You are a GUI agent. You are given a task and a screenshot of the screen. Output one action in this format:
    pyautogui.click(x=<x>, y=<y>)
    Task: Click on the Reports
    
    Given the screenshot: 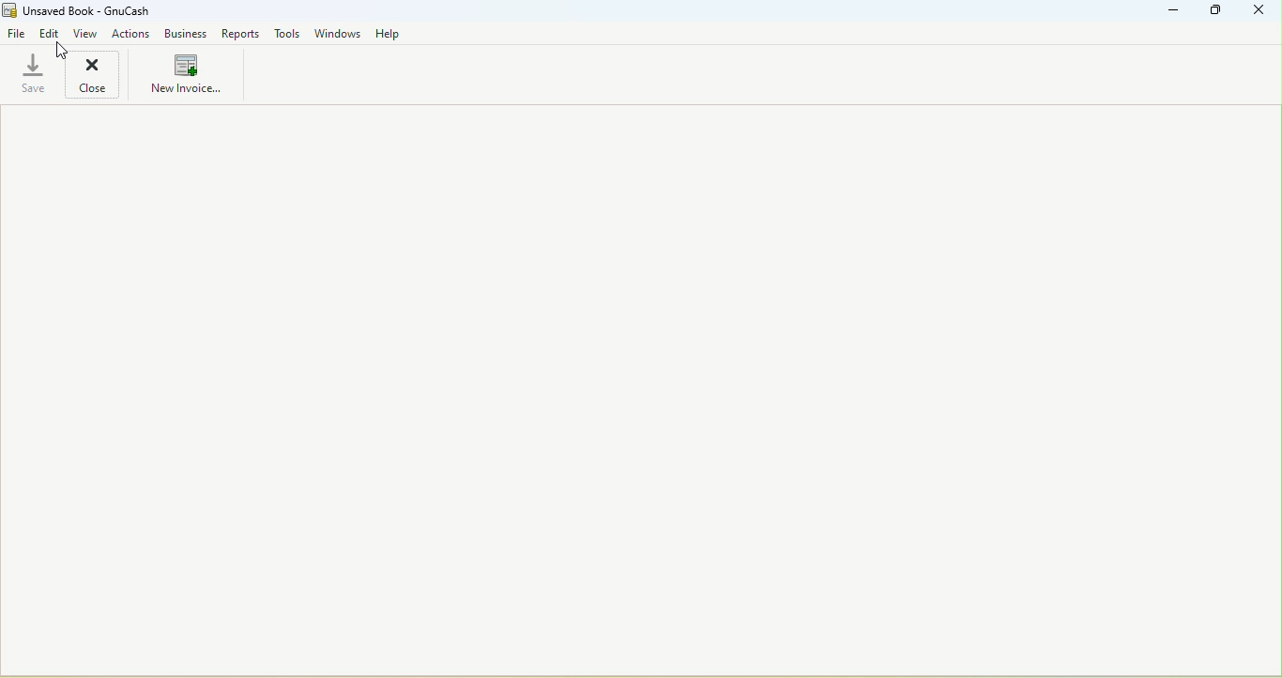 What is the action you would take?
    pyautogui.click(x=239, y=34)
    